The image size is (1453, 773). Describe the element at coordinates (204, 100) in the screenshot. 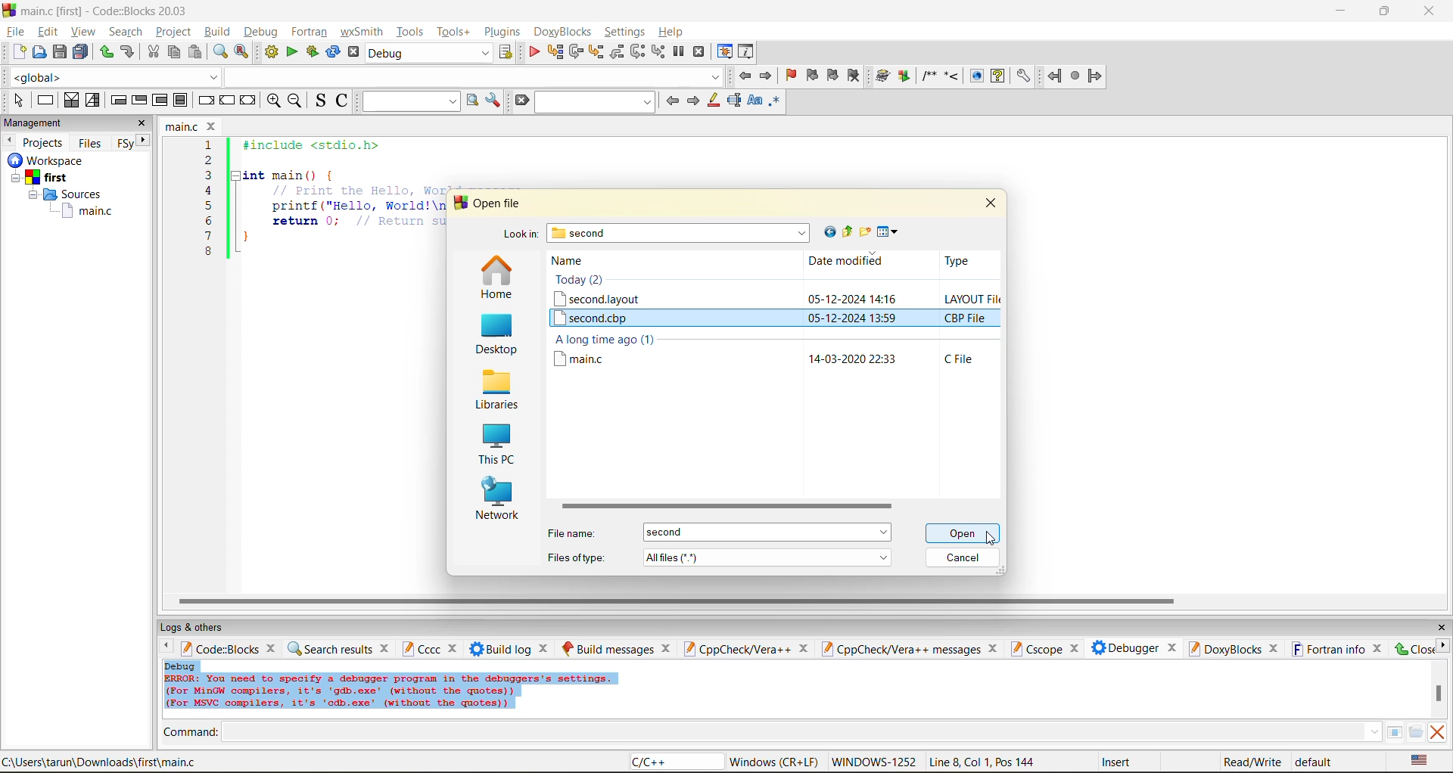

I see `break instruction` at that location.